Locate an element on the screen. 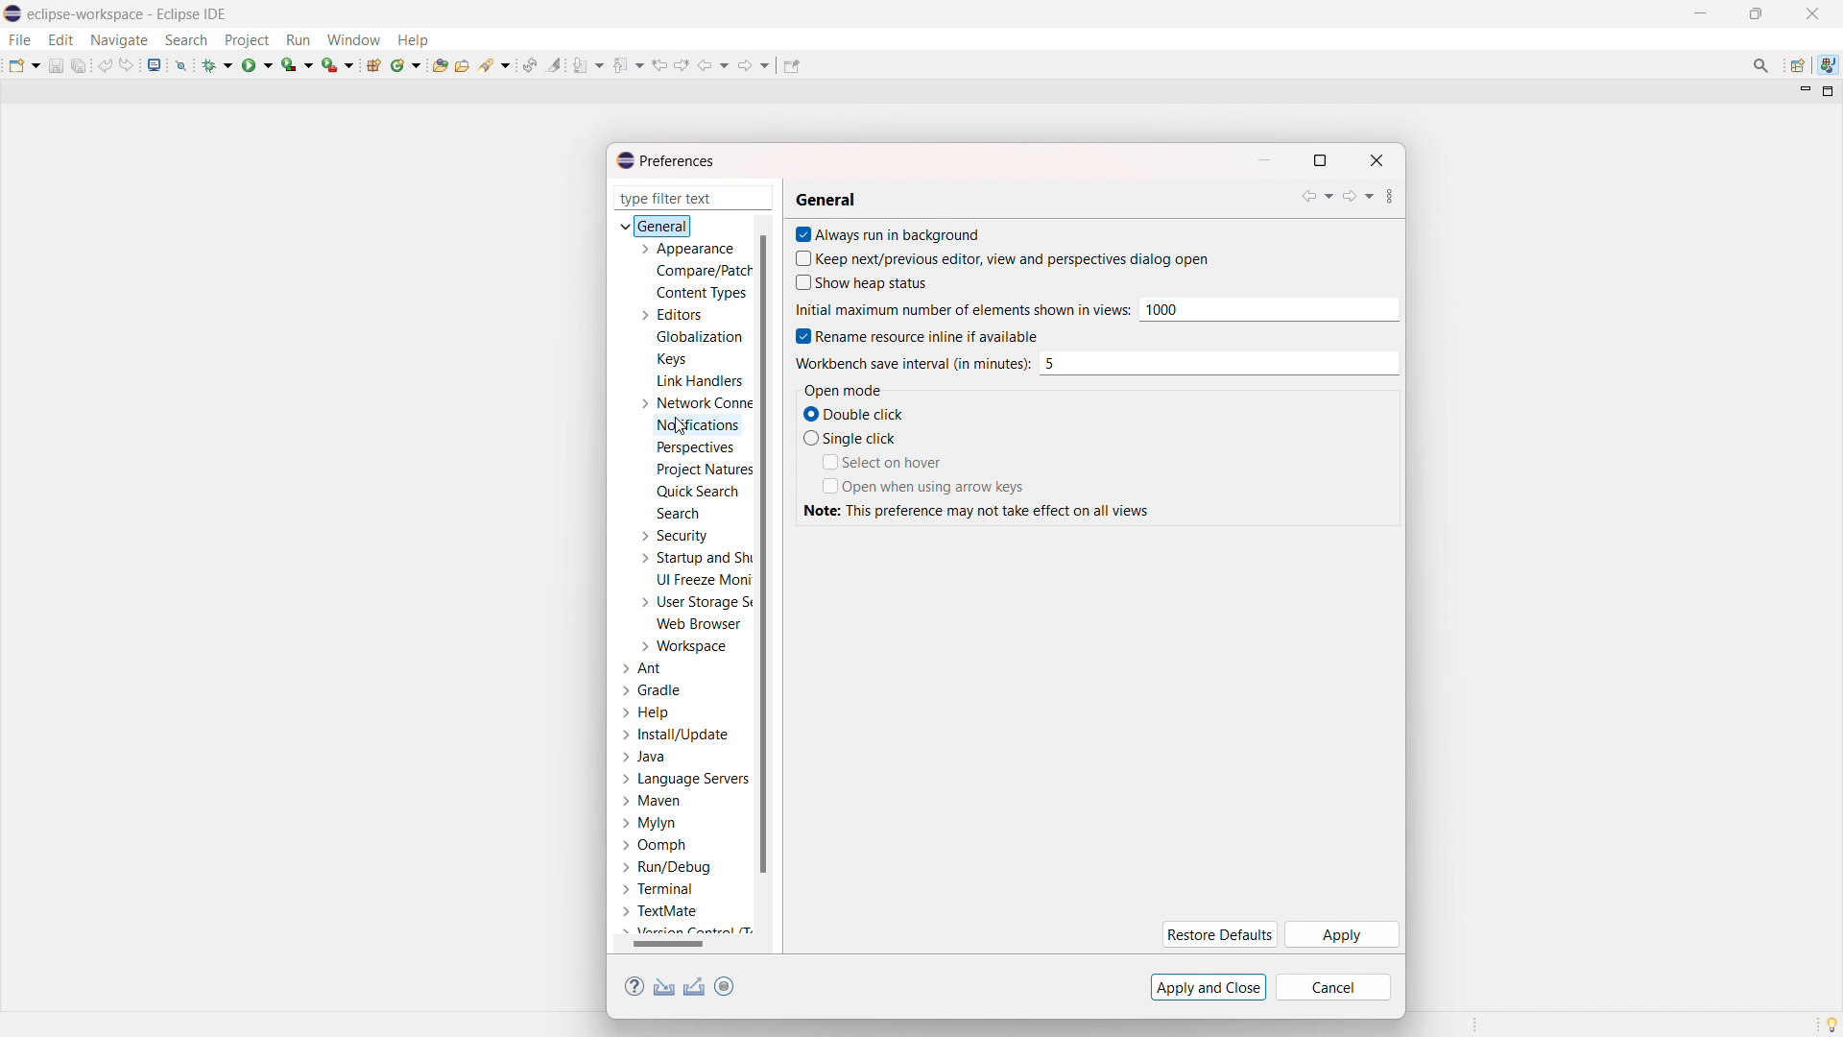 Image resolution: width=1843 pixels, height=1037 pixels. notifications is located at coordinates (699, 426).